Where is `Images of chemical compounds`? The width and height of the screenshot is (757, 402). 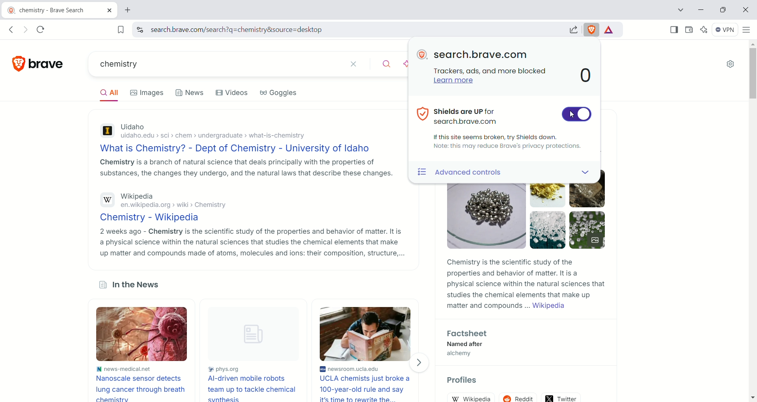 Images of chemical compounds is located at coordinates (524, 218).